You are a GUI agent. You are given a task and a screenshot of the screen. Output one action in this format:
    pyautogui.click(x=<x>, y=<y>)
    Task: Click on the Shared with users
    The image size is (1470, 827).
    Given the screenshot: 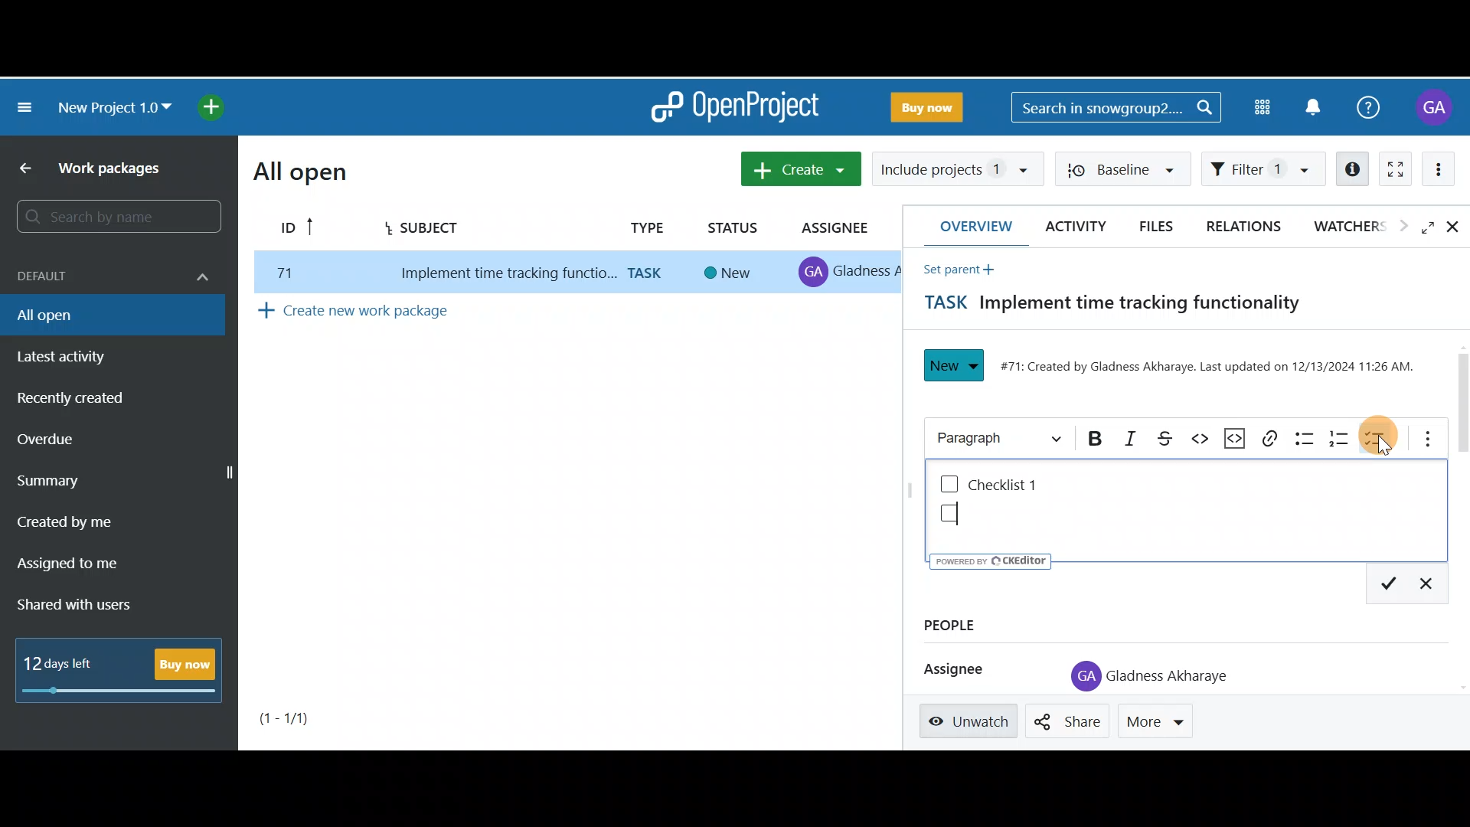 What is the action you would take?
    pyautogui.click(x=83, y=604)
    